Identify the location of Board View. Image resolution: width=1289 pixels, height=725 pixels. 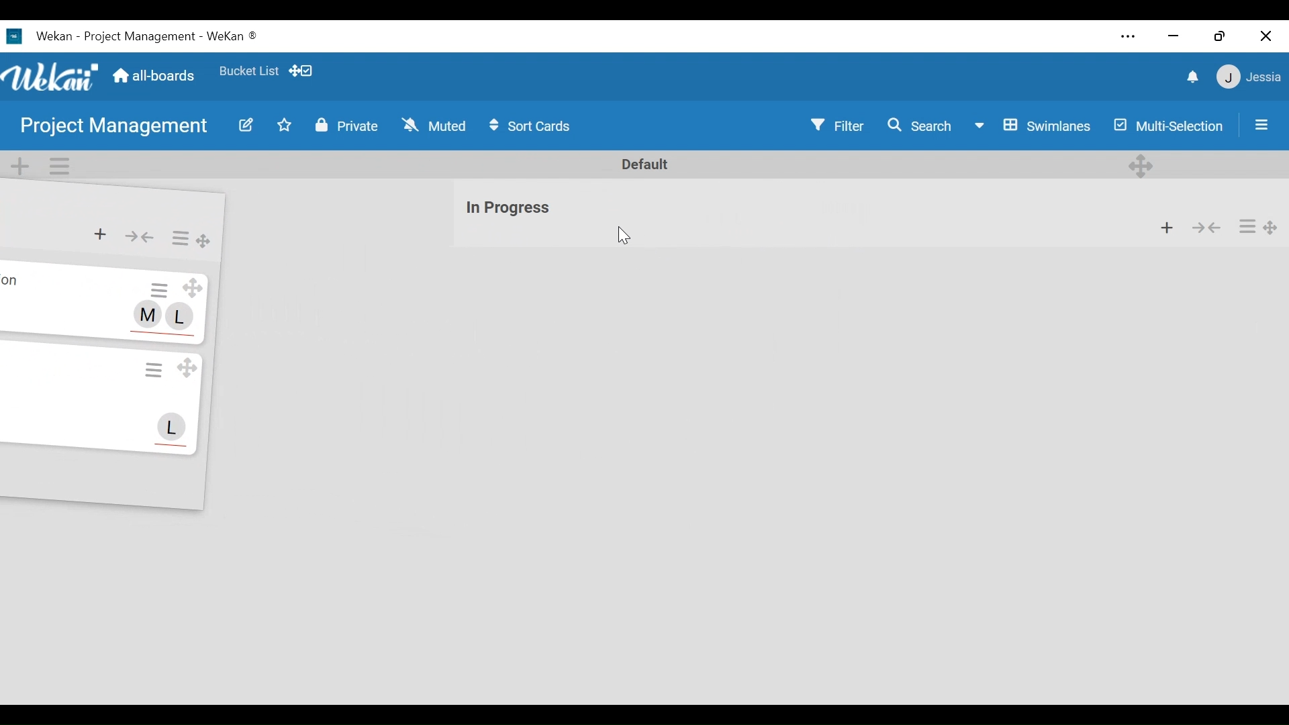
(1033, 126).